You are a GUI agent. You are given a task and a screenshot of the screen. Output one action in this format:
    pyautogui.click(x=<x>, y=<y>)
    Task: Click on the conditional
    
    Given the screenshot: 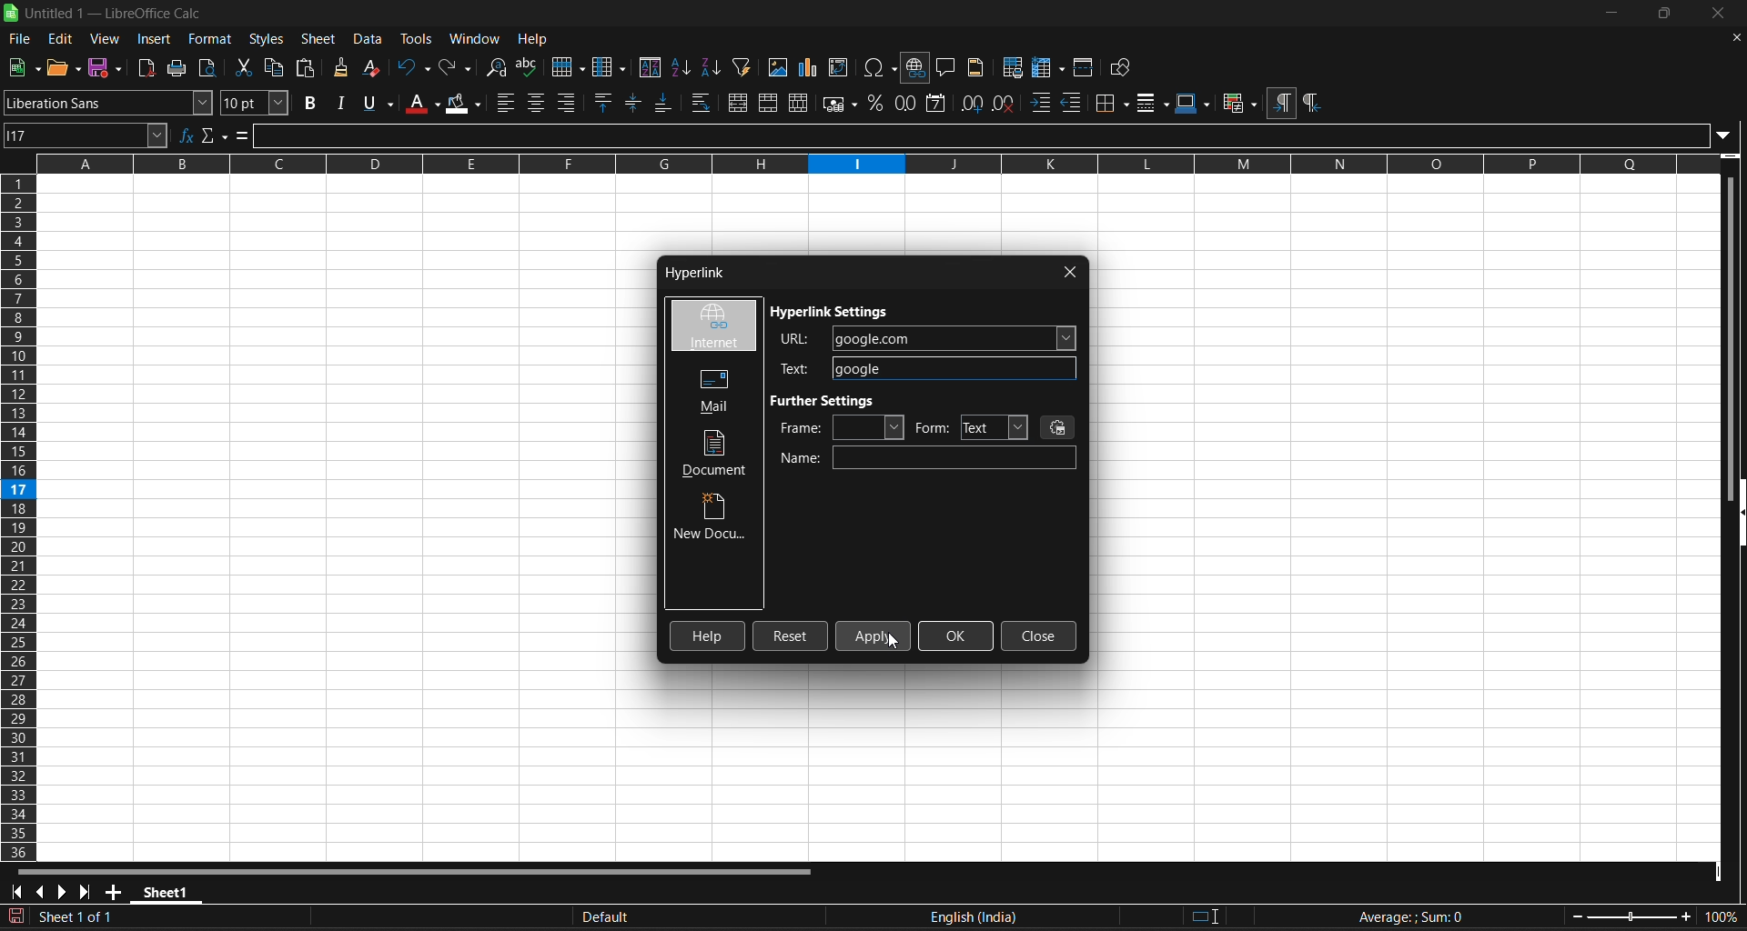 What is the action you would take?
    pyautogui.click(x=1238, y=104)
    